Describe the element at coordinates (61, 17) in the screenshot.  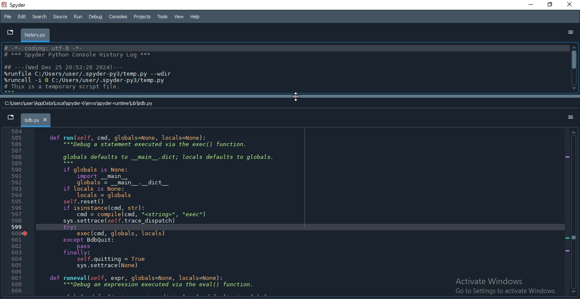
I see `Source` at that location.